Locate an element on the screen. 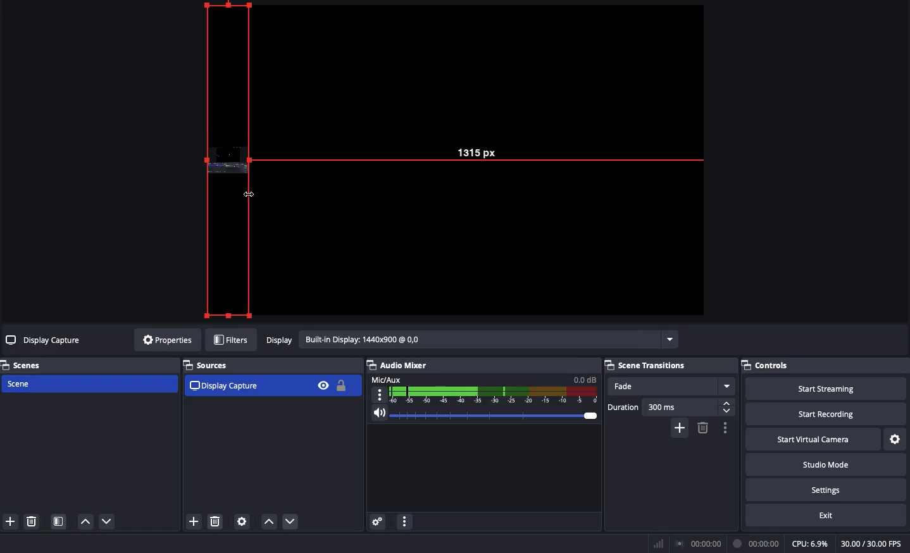 The height and width of the screenshot is (553, 910). Scene is located at coordinates (88, 385).